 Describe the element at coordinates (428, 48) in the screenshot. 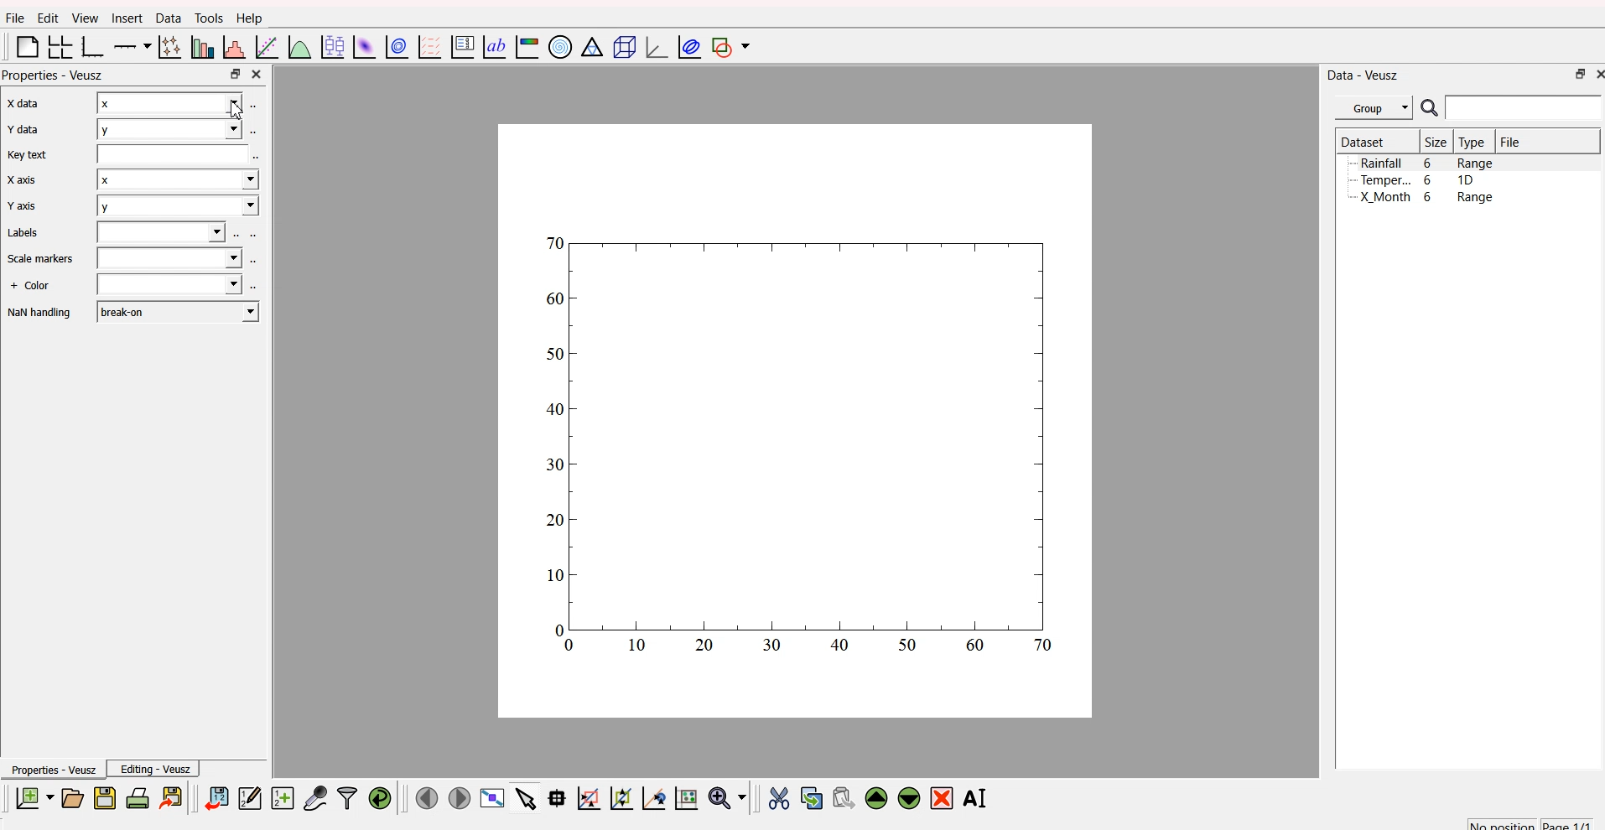

I see `plot a vector field` at that location.